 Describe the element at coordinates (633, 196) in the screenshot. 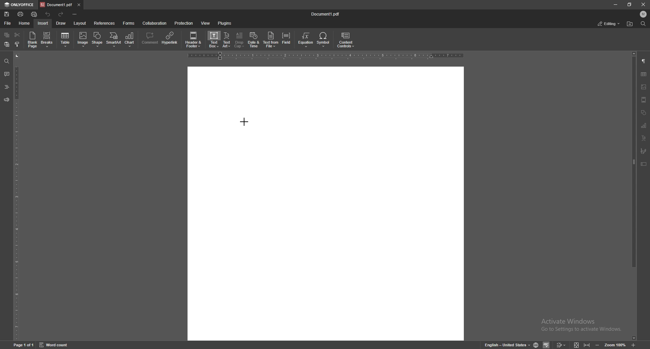

I see `scroll bar` at that location.